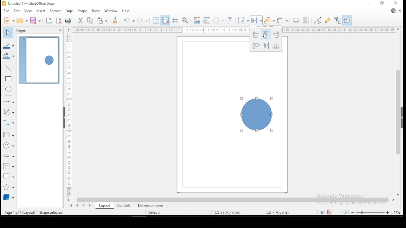  Describe the element at coordinates (9, 20) in the screenshot. I see `new` at that location.